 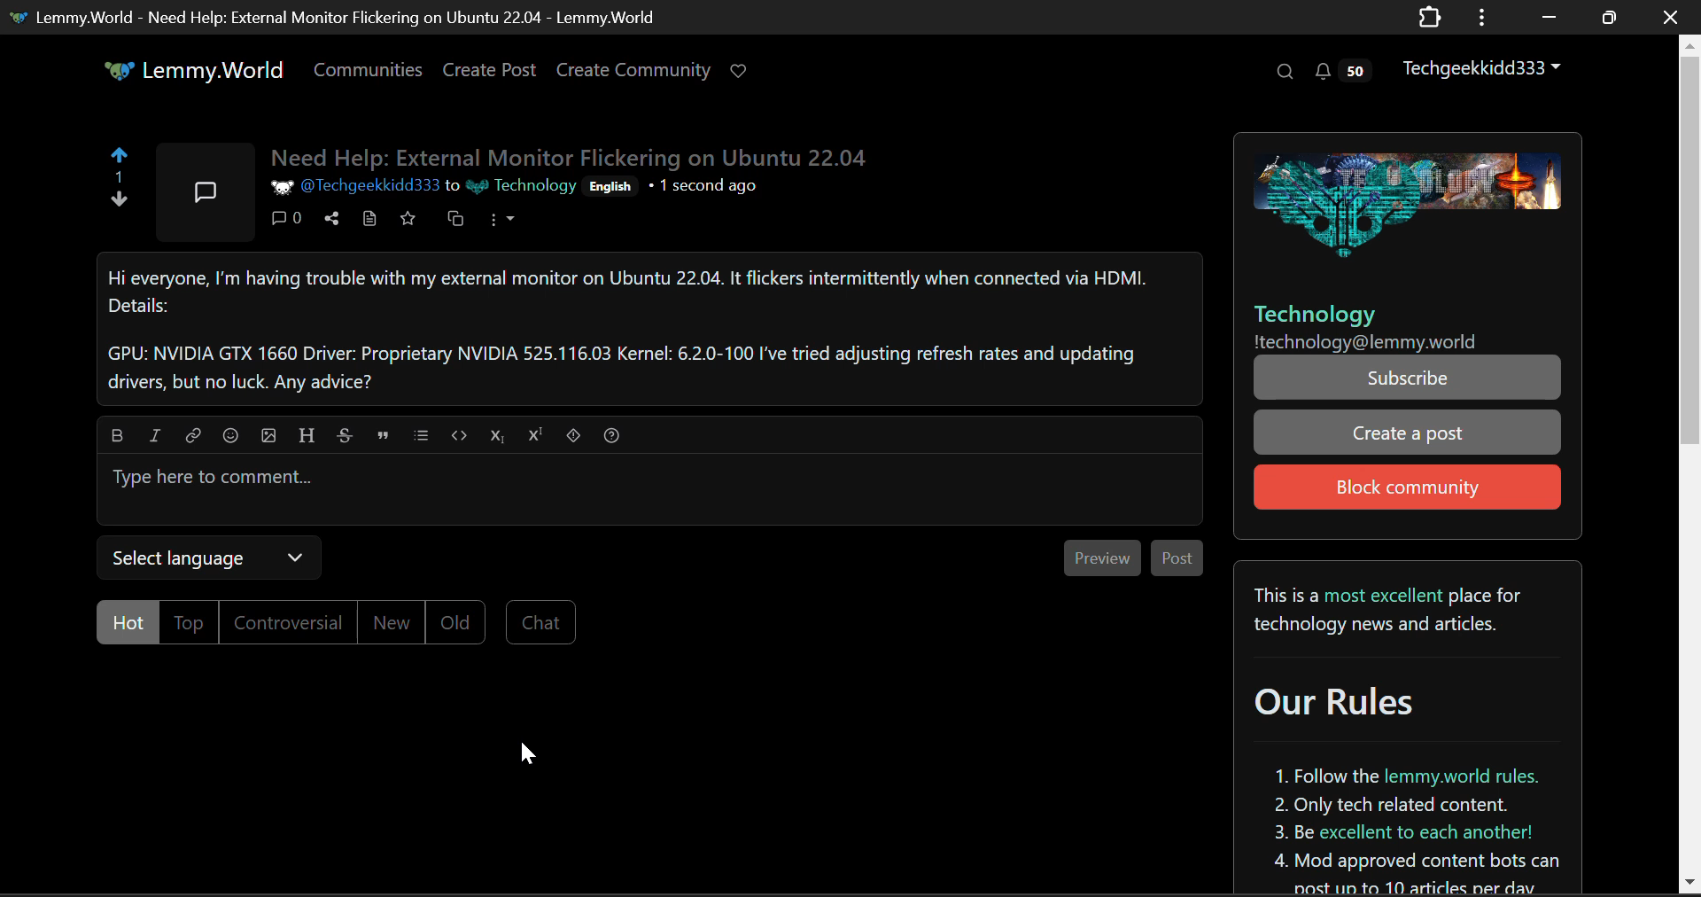 I want to click on Technology, so click(x=1314, y=314).